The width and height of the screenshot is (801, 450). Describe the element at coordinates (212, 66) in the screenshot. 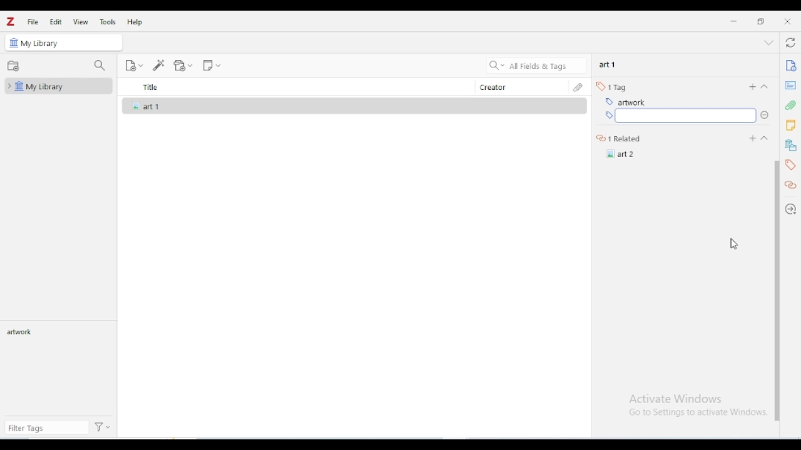

I see `new note` at that location.